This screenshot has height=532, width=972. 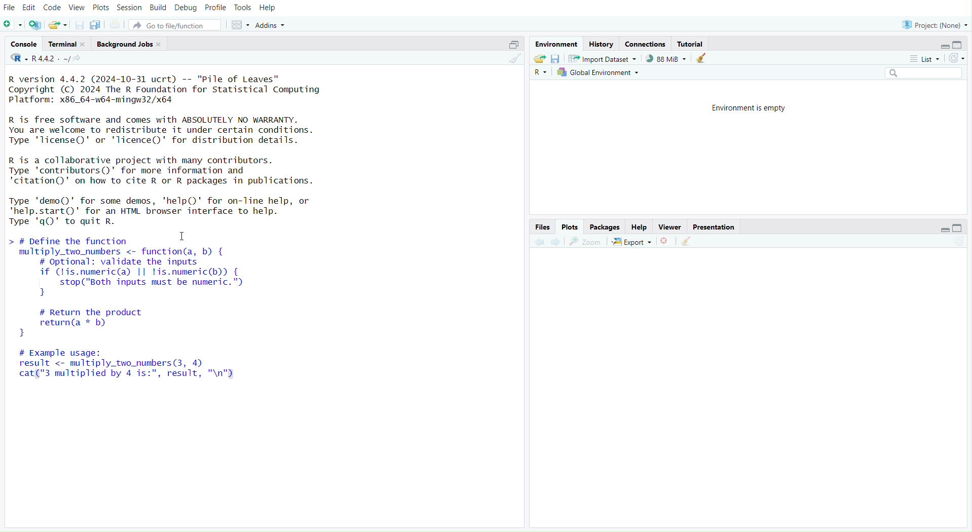 I want to click on R version 4.4.2 (2024-10-31 ucrt) -- "Pile of Leaves”
Copyright (C) 2024 The R Foundation for Statistical Computing
Platform: x86_64-w64-mingw32/x64

R is free software and comes with ABSOLUTELY NO WARRANTY.
You are welcome to redistribute it under certain conditions.
Type 'license()' or 'licence()' for distribution details.

R is a collaborative project with many contributors.

Type 'contributors()' for more information and

‘citation()' on how to cite R or R packages in publications.
Type 'demo()' for some demos, 'help()' for on-line help, or
'help.start()' for an HTML browser interface to help.

Type 'qQ)' to quit R.

NY I, so click(x=179, y=148).